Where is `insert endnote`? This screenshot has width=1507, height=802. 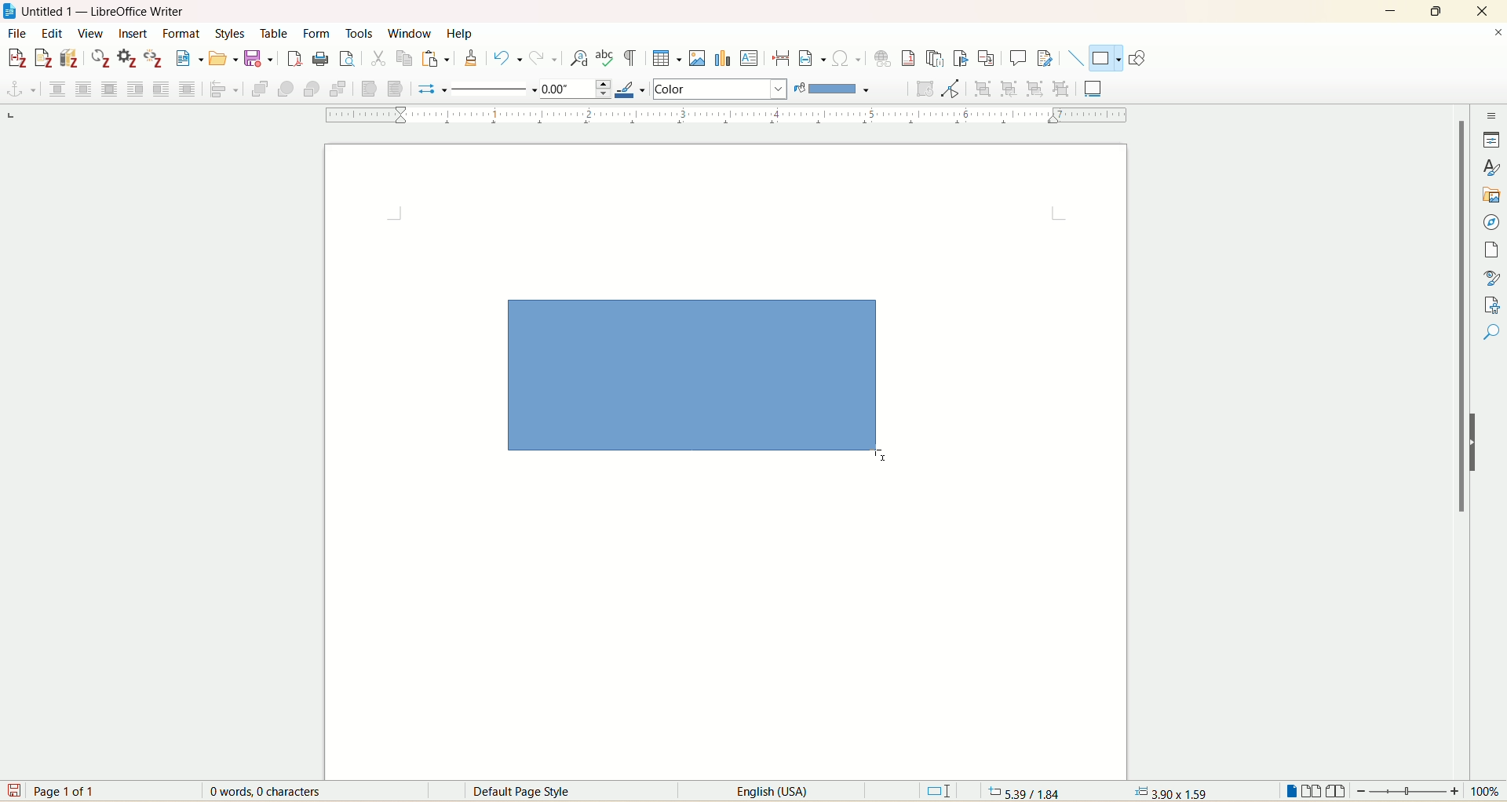 insert endnote is located at coordinates (938, 58).